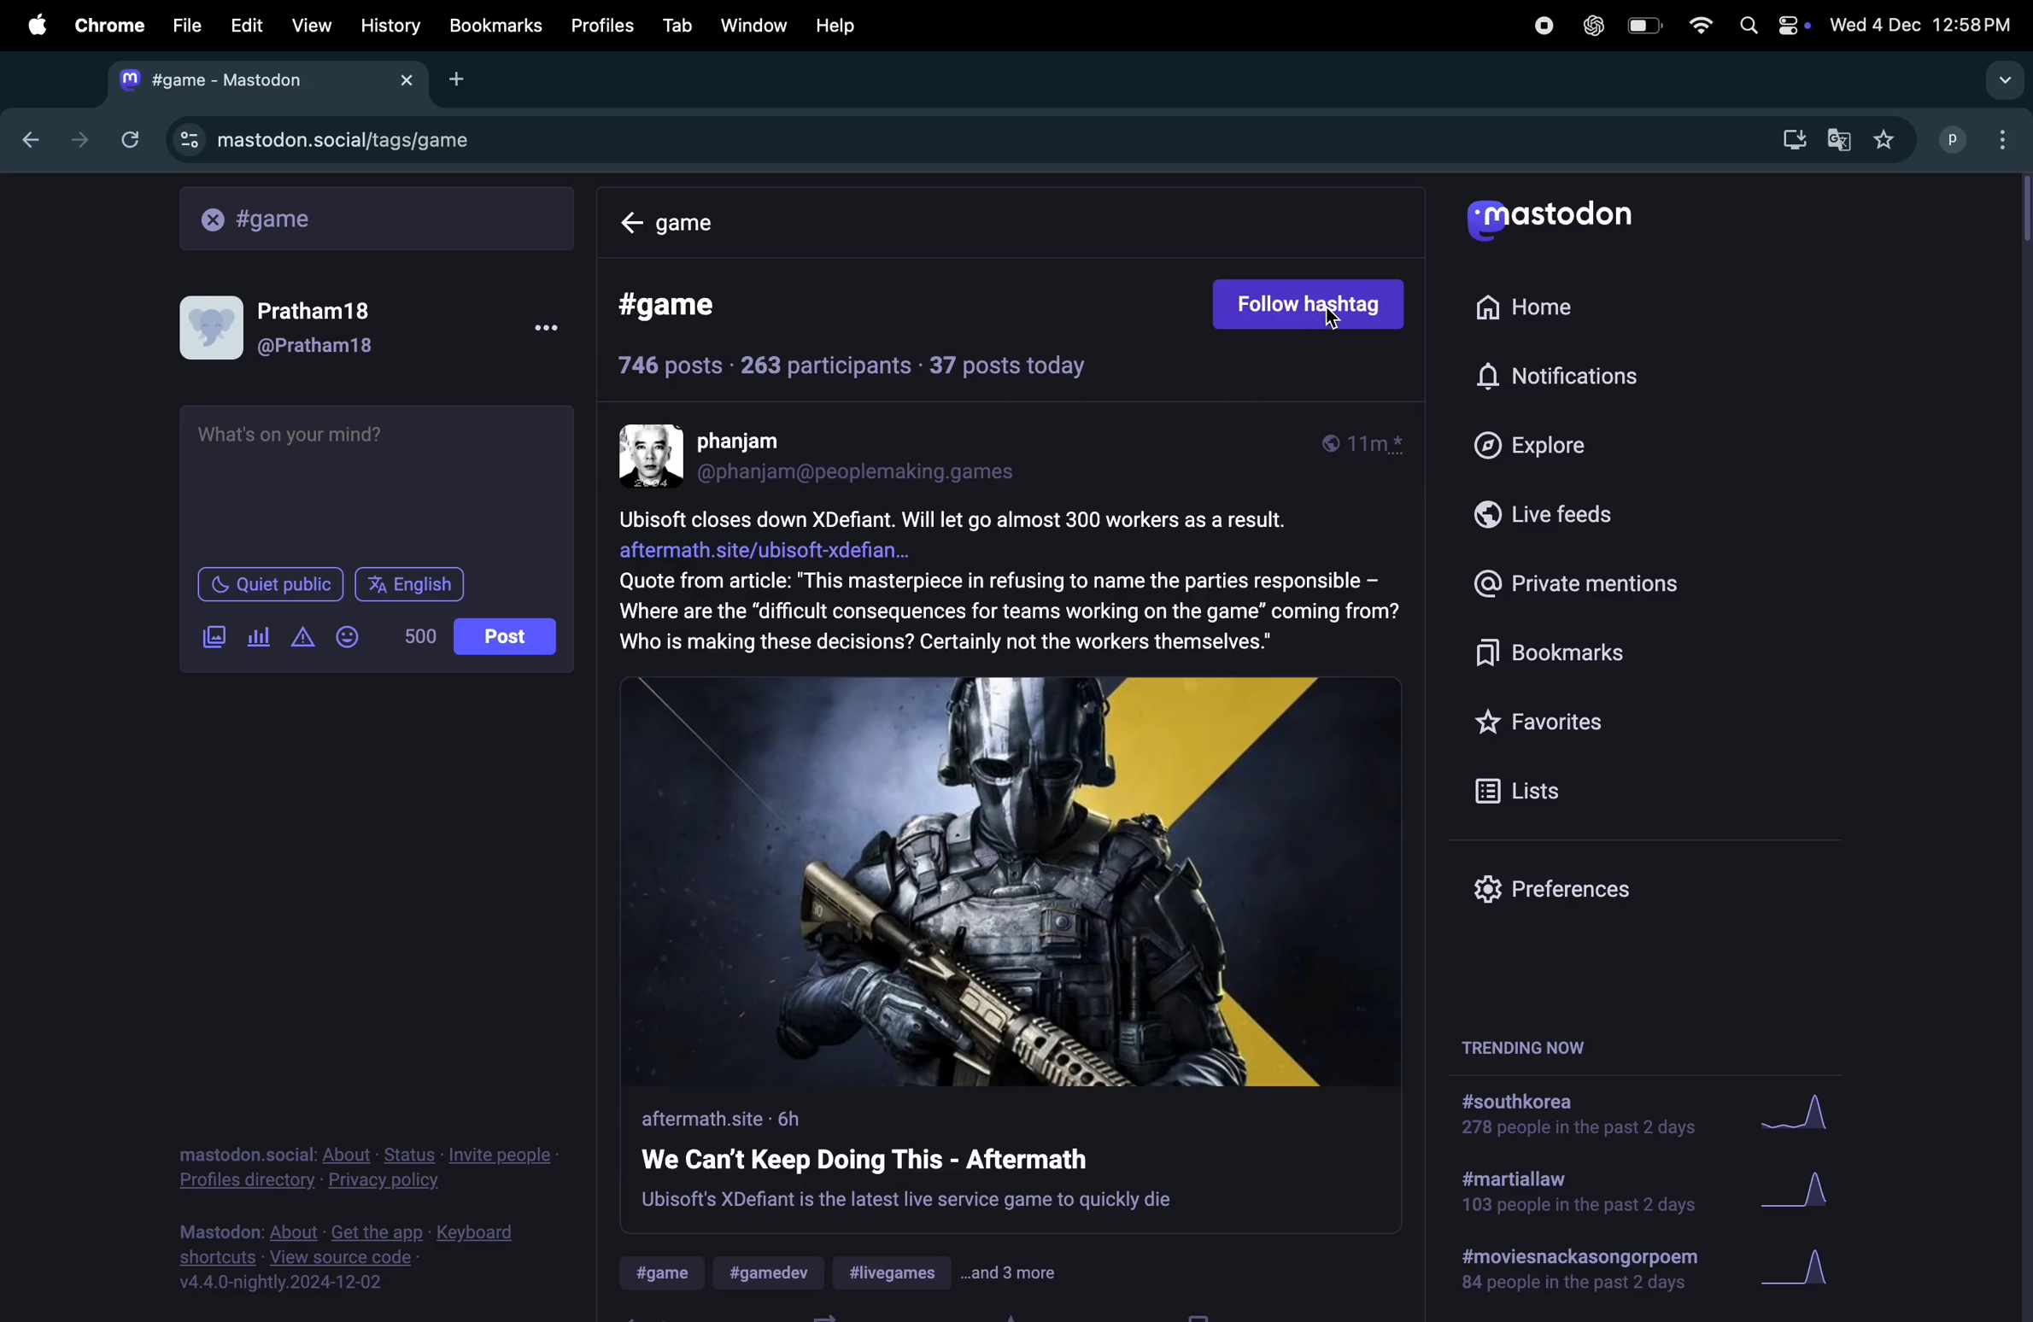  I want to click on posted time, so click(1372, 445).